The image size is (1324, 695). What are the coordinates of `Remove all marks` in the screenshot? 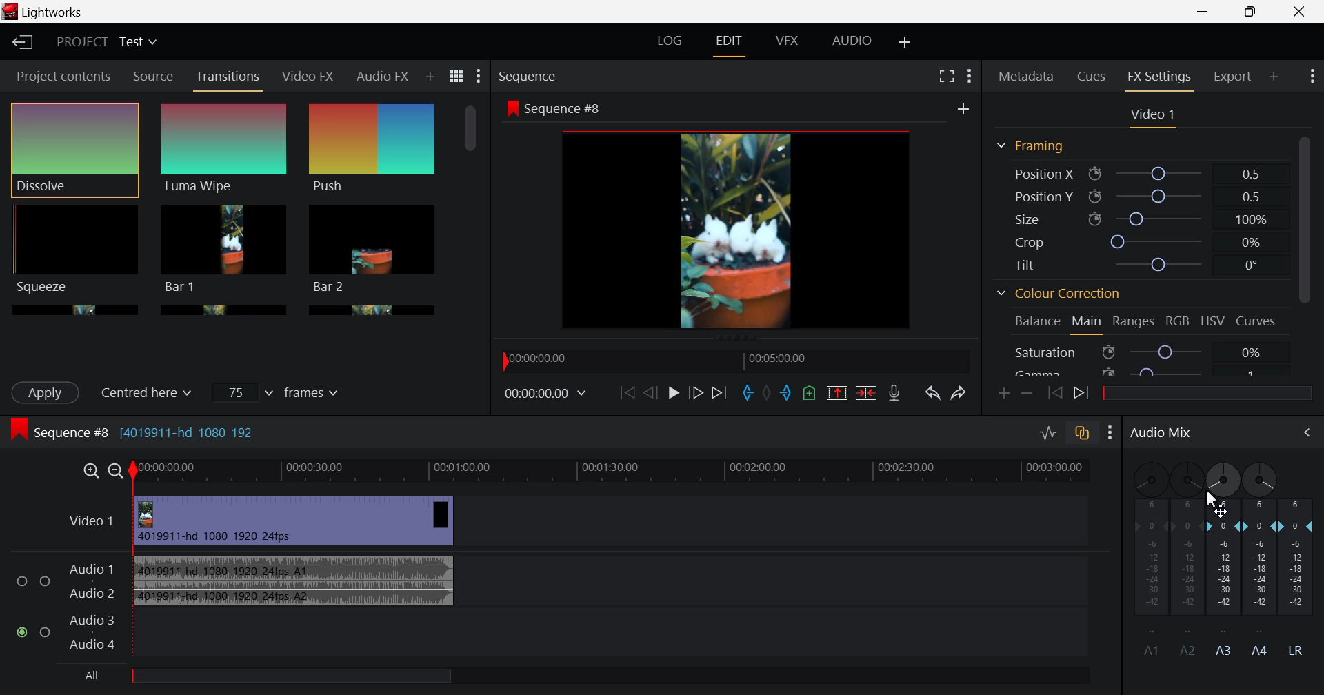 It's located at (766, 393).